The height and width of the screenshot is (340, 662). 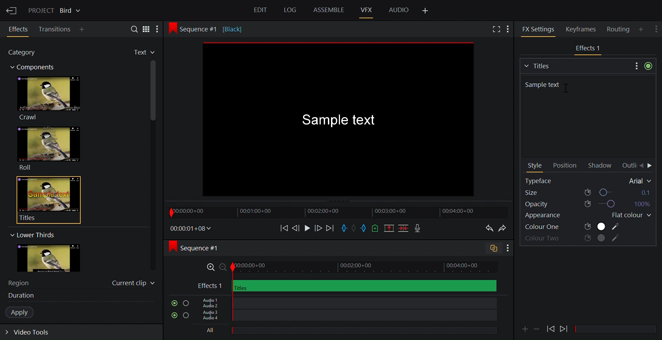 I want to click on FX Settings, so click(x=538, y=29).